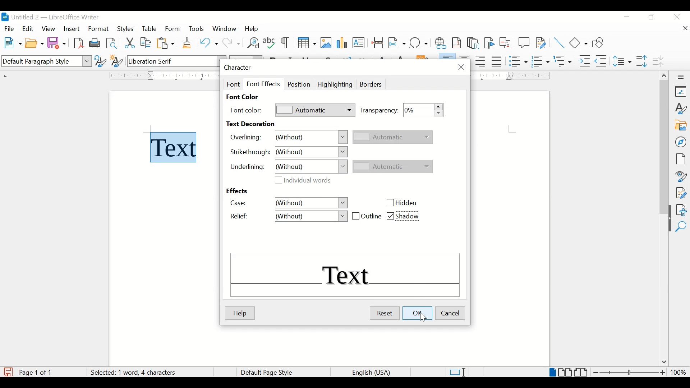 The image size is (690, 388). Describe the element at coordinates (677, 16) in the screenshot. I see `close` at that location.